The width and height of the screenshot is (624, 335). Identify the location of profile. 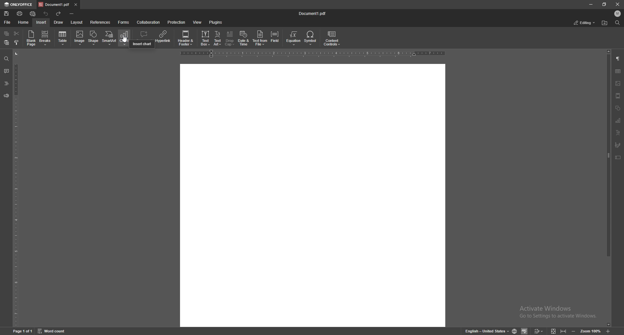
(618, 13).